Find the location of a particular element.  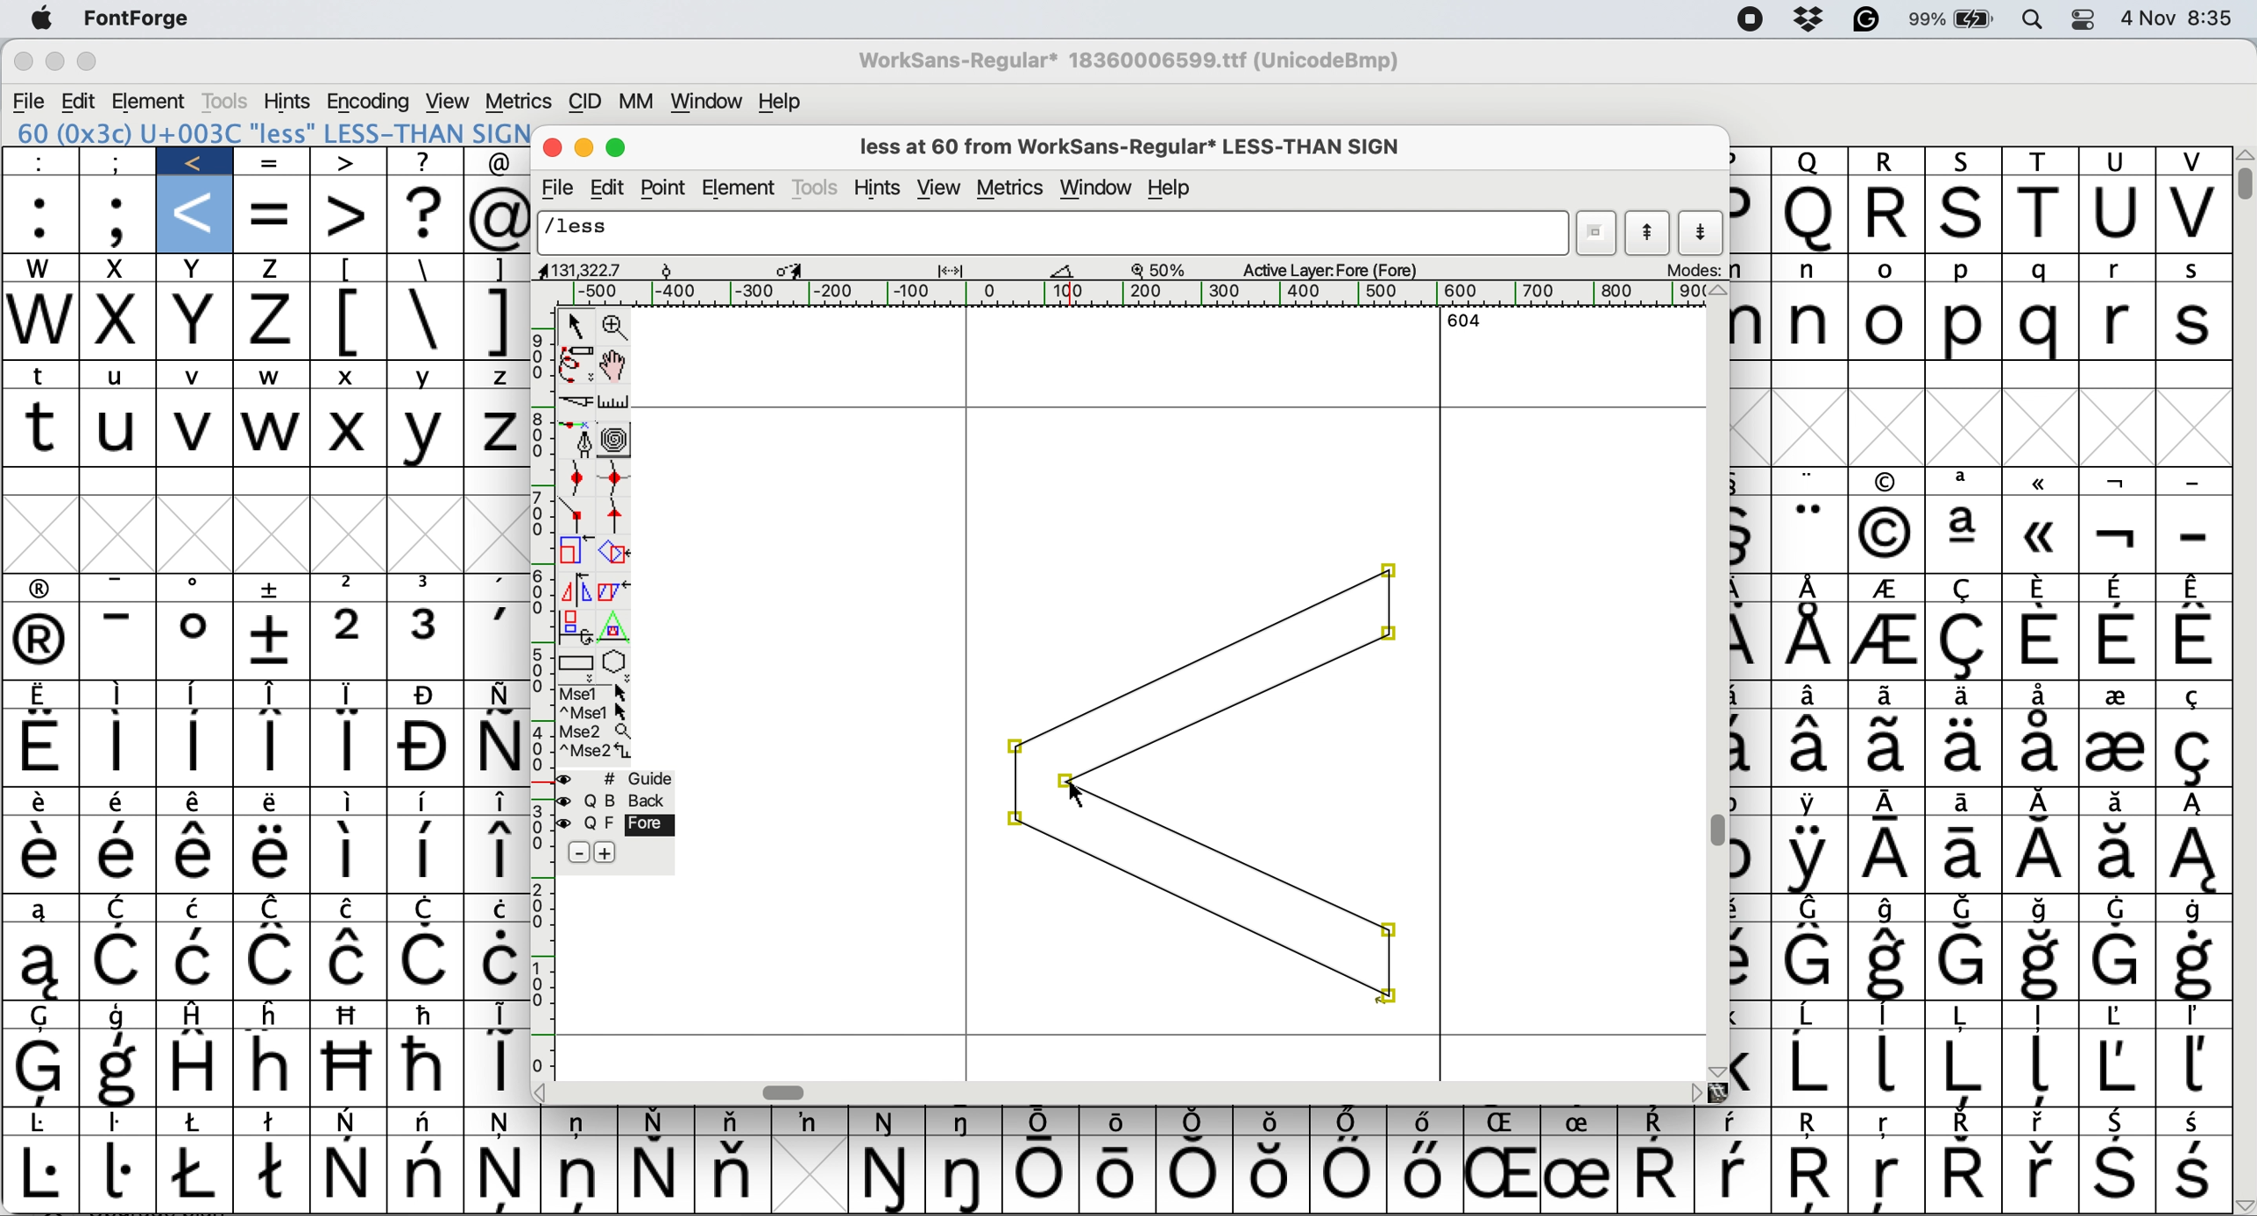

Symbol is located at coordinates (355, 910).